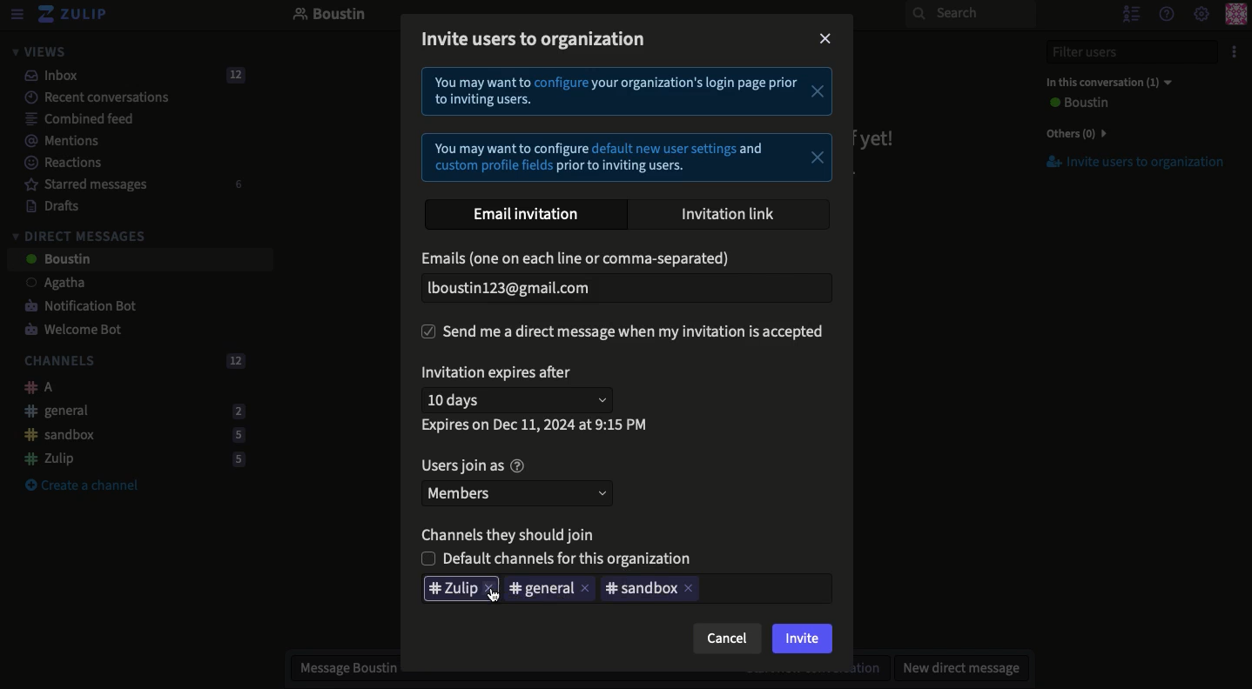  Describe the element at coordinates (501, 374) in the screenshot. I see `Invitation expires after` at that location.